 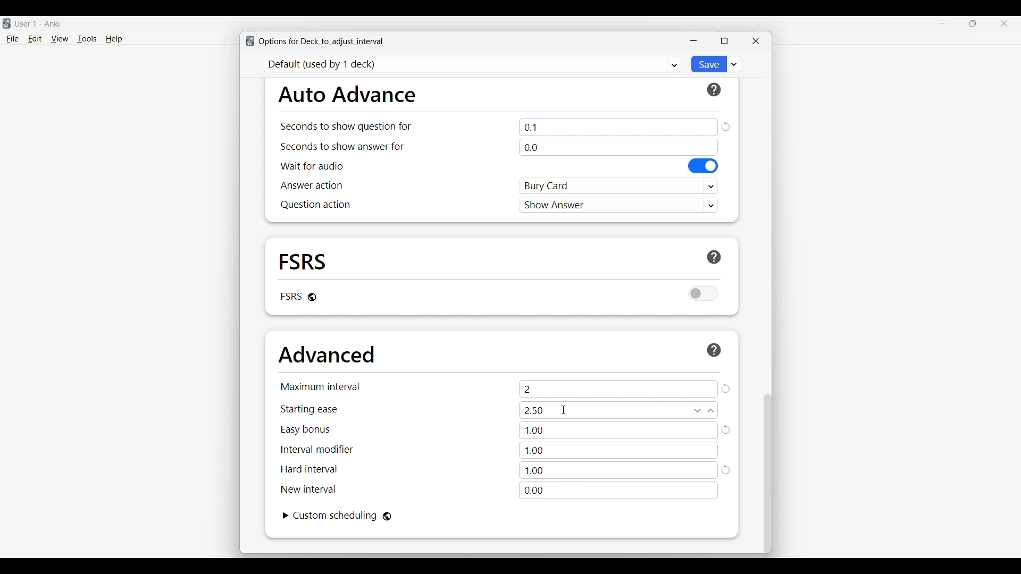 What do you see at coordinates (317, 449) in the screenshot?
I see `Indicates interval modifier` at bounding box center [317, 449].